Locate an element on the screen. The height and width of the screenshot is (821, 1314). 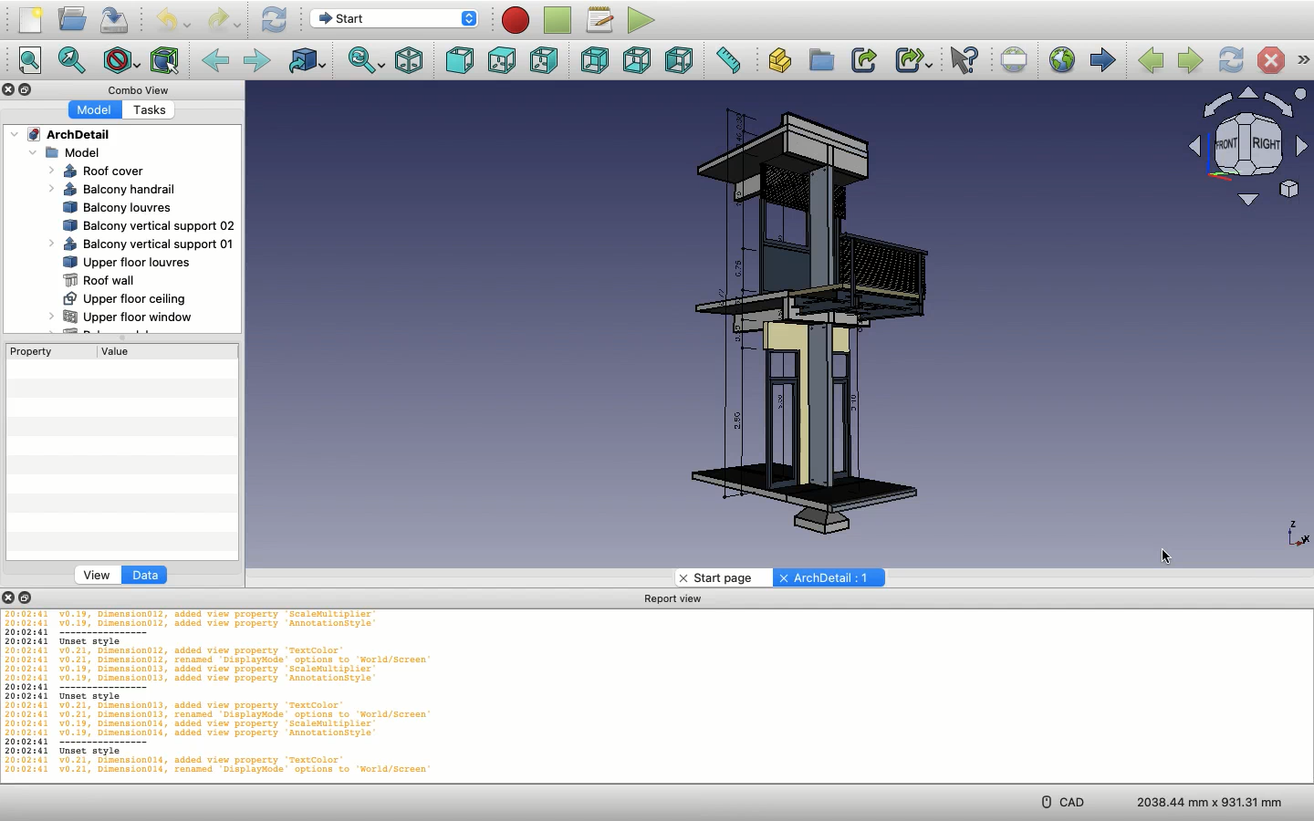
Stop loading is located at coordinates (1270, 60).